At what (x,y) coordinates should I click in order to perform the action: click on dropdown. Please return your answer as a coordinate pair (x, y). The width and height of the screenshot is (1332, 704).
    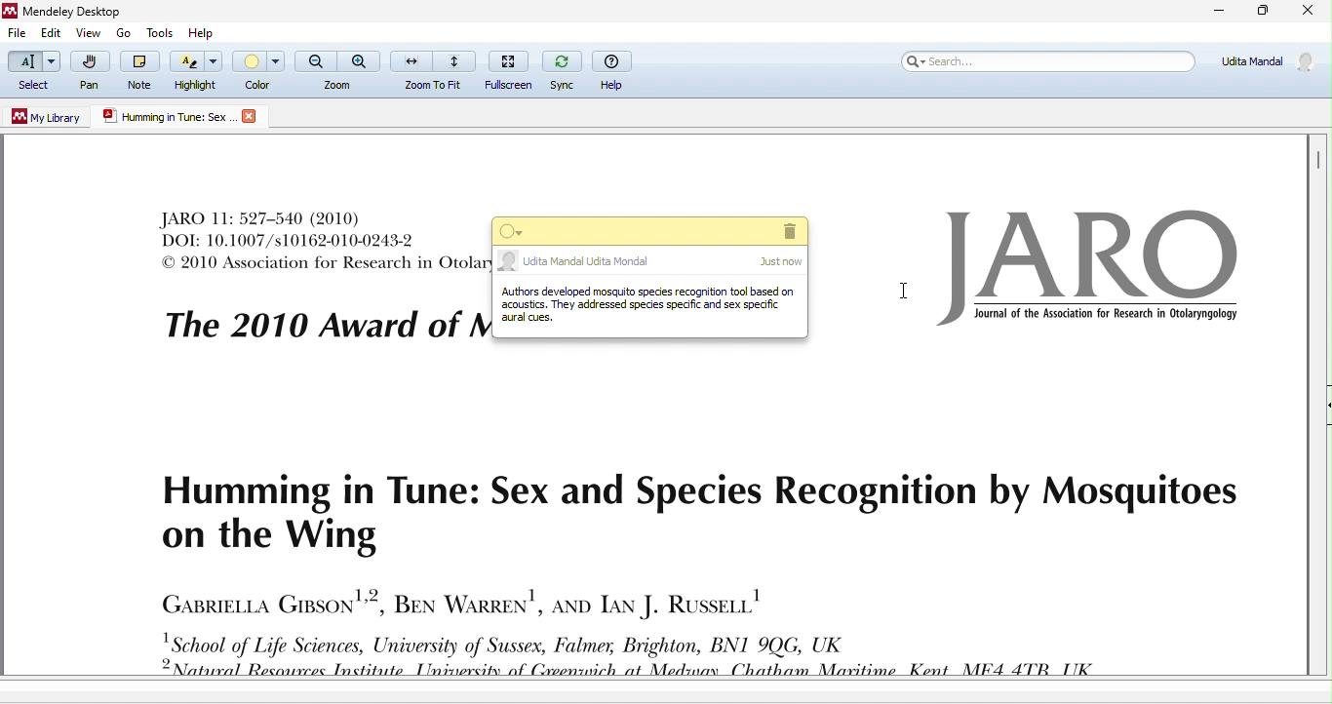
    Looking at the image, I should click on (514, 231).